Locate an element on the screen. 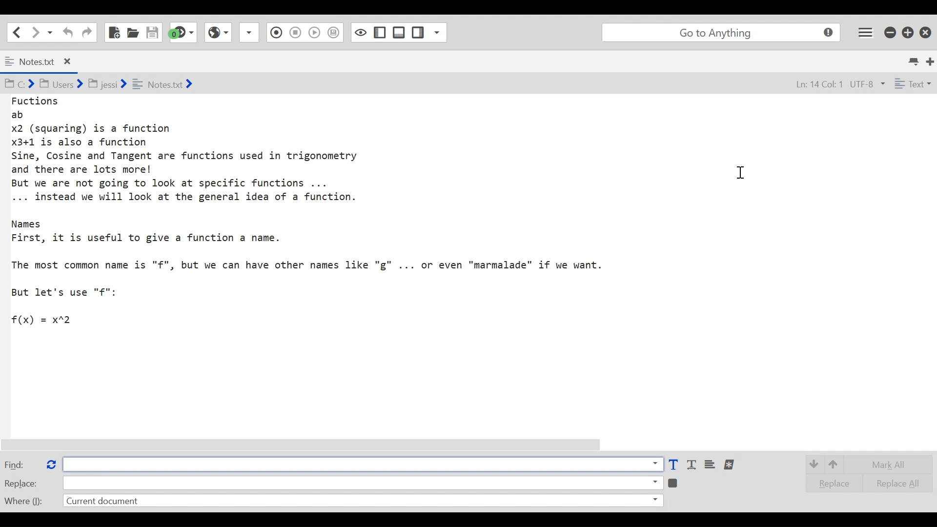 Image resolution: width=937 pixels, height=527 pixels. Cd BY Users ¥ BJ jessi ¥ = Notesixt & is located at coordinates (119, 85).